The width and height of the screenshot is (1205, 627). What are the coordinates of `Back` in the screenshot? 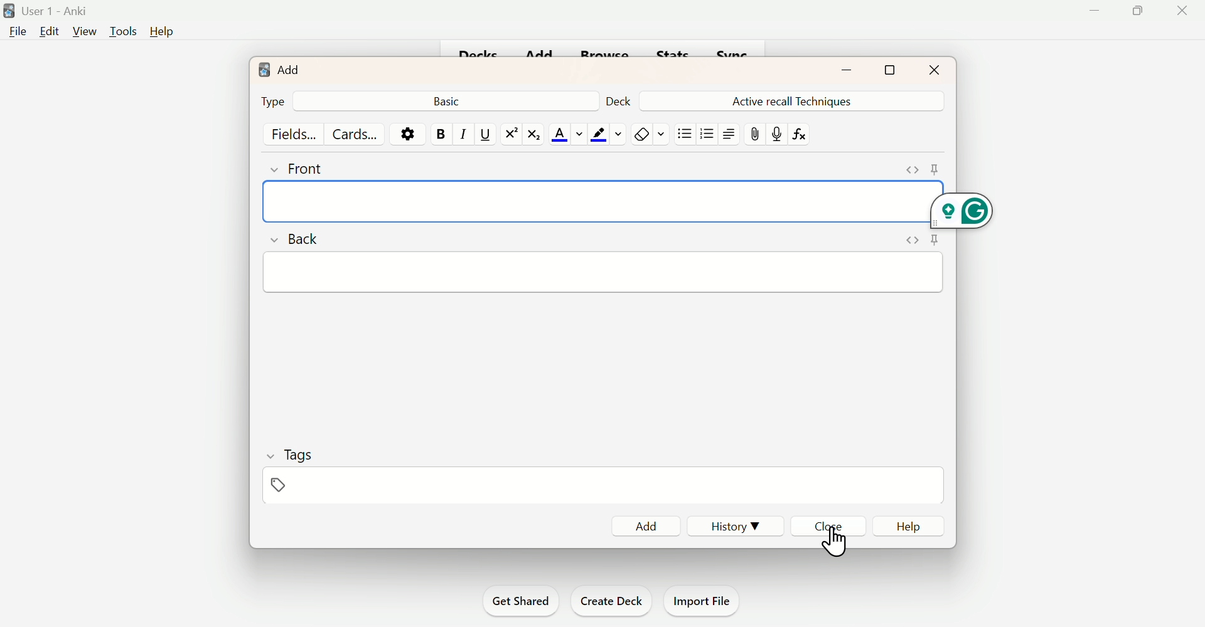 It's located at (297, 238).